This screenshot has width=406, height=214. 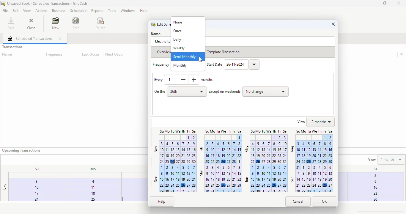 What do you see at coordinates (223, 52) in the screenshot?
I see `template transaction` at bounding box center [223, 52].